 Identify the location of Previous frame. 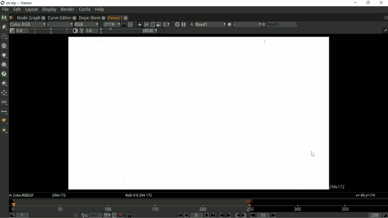
(222, 215).